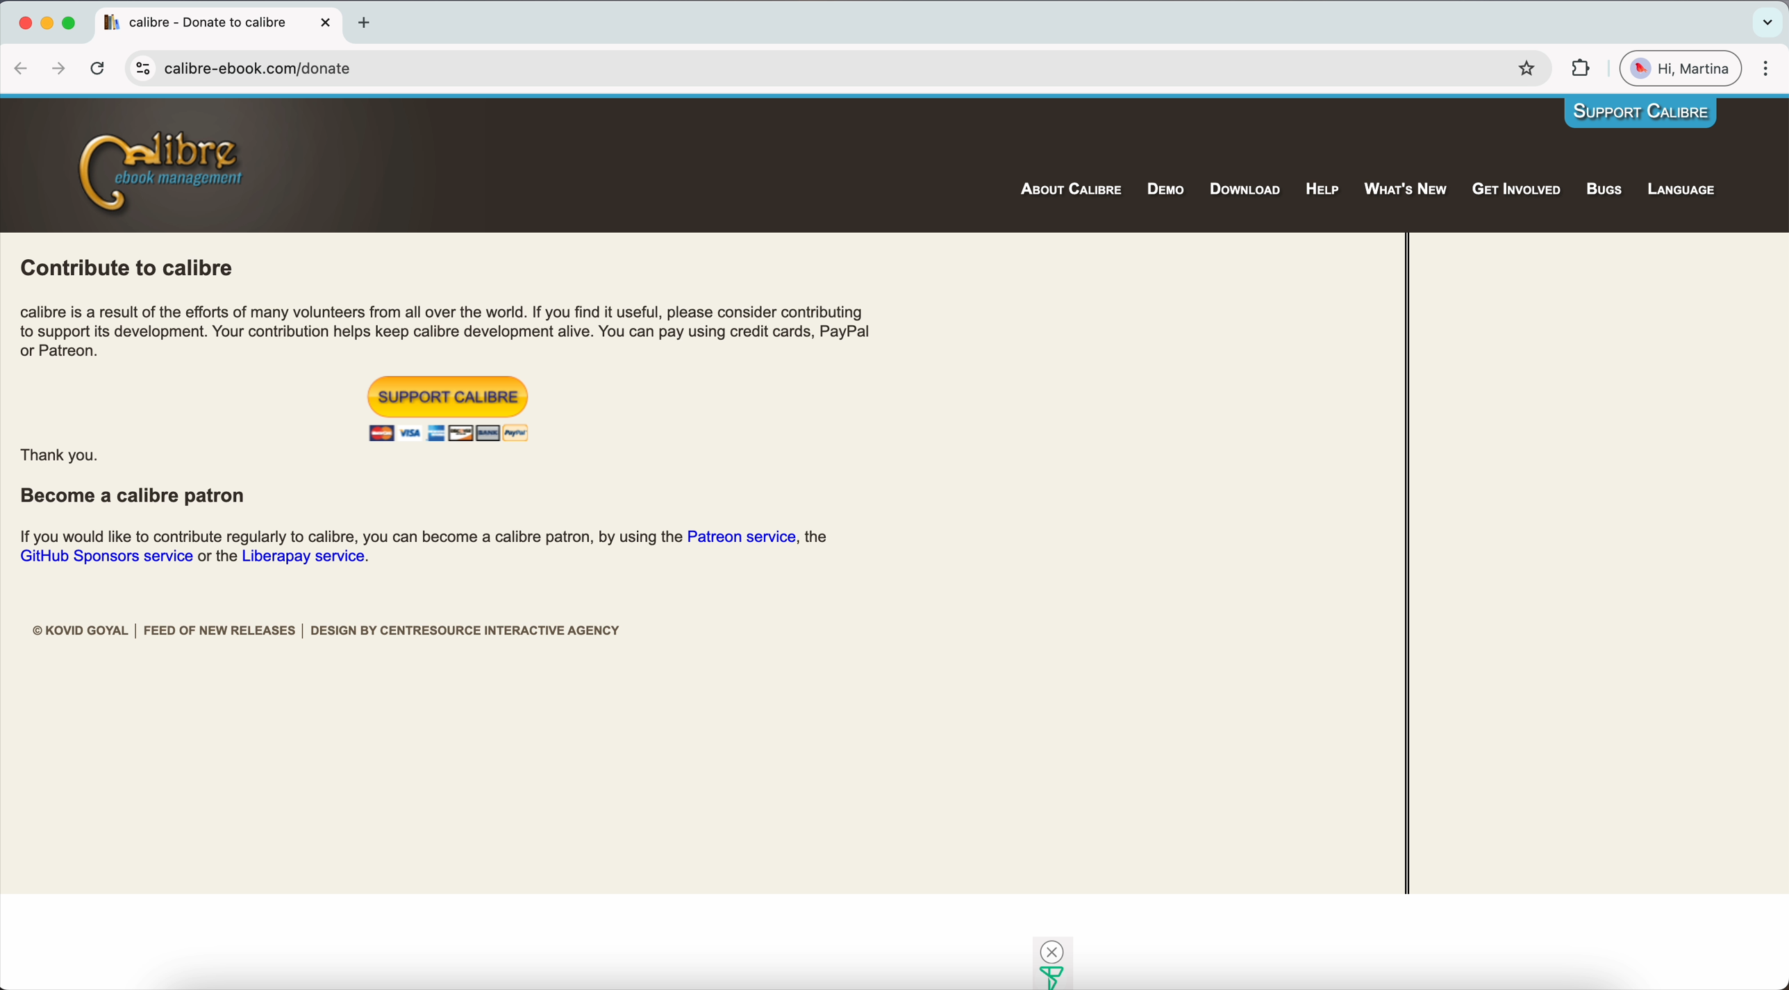  Describe the element at coordinates (448, 431) in the screenshot. I see `credit cards` at that location.